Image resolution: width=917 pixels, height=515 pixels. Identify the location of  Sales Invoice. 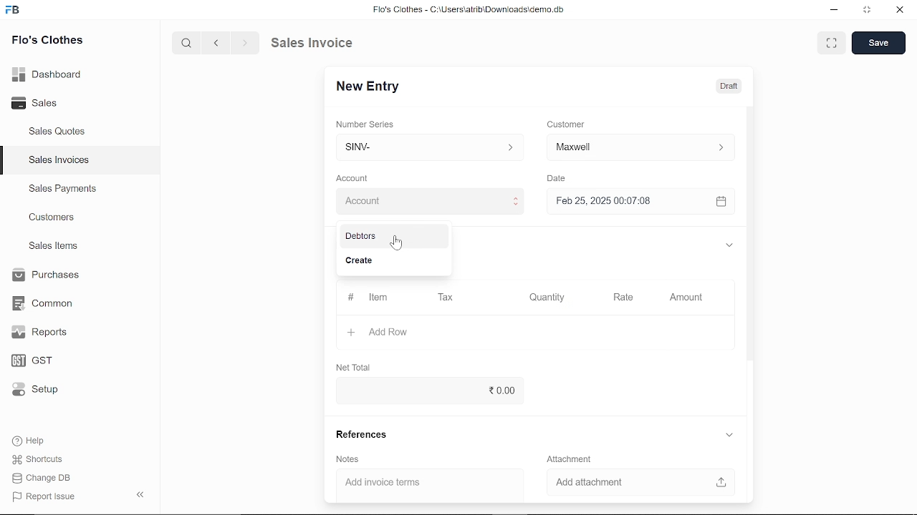
(320, 44).